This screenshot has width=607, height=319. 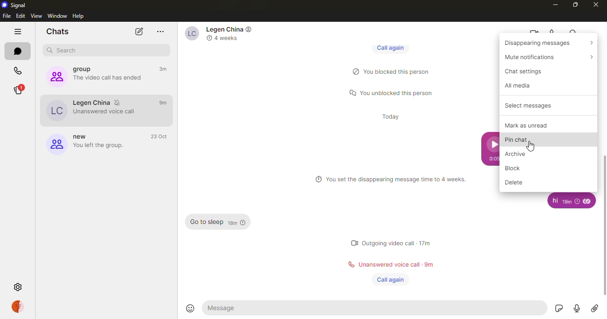 I want to click on group, so click(x=94, y=75).